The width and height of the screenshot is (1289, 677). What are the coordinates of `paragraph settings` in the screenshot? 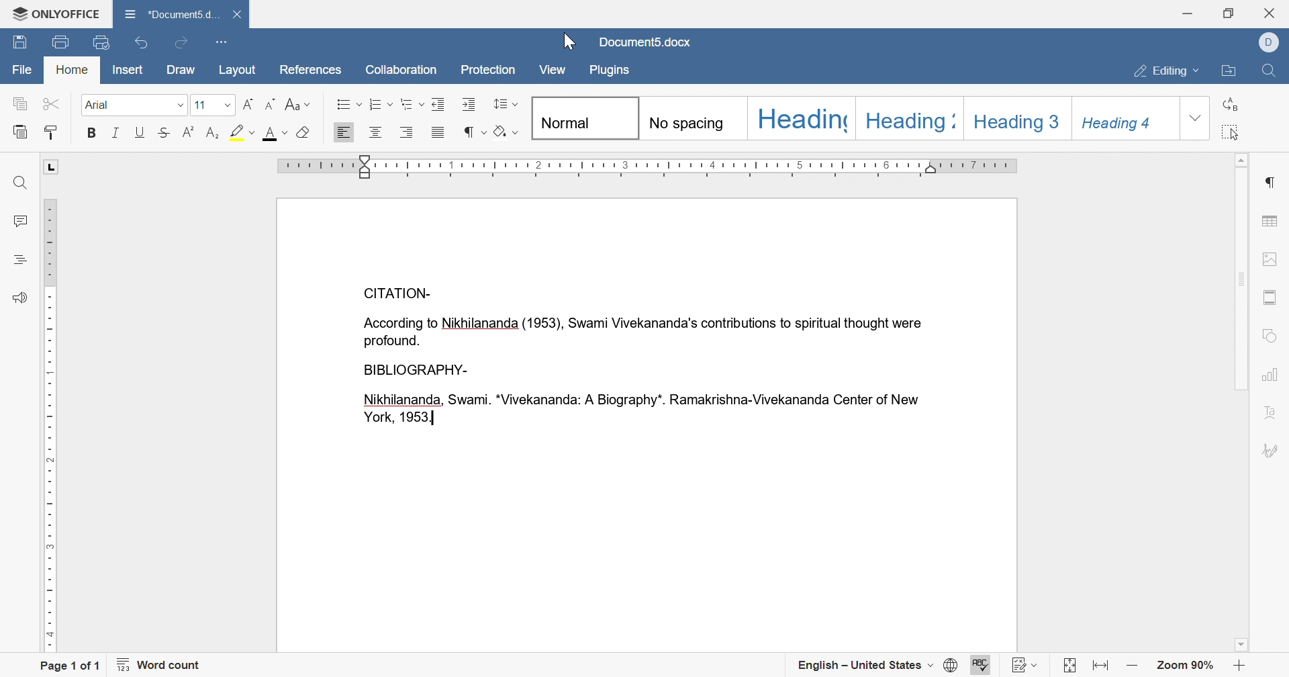 It's located at (1270, 185).